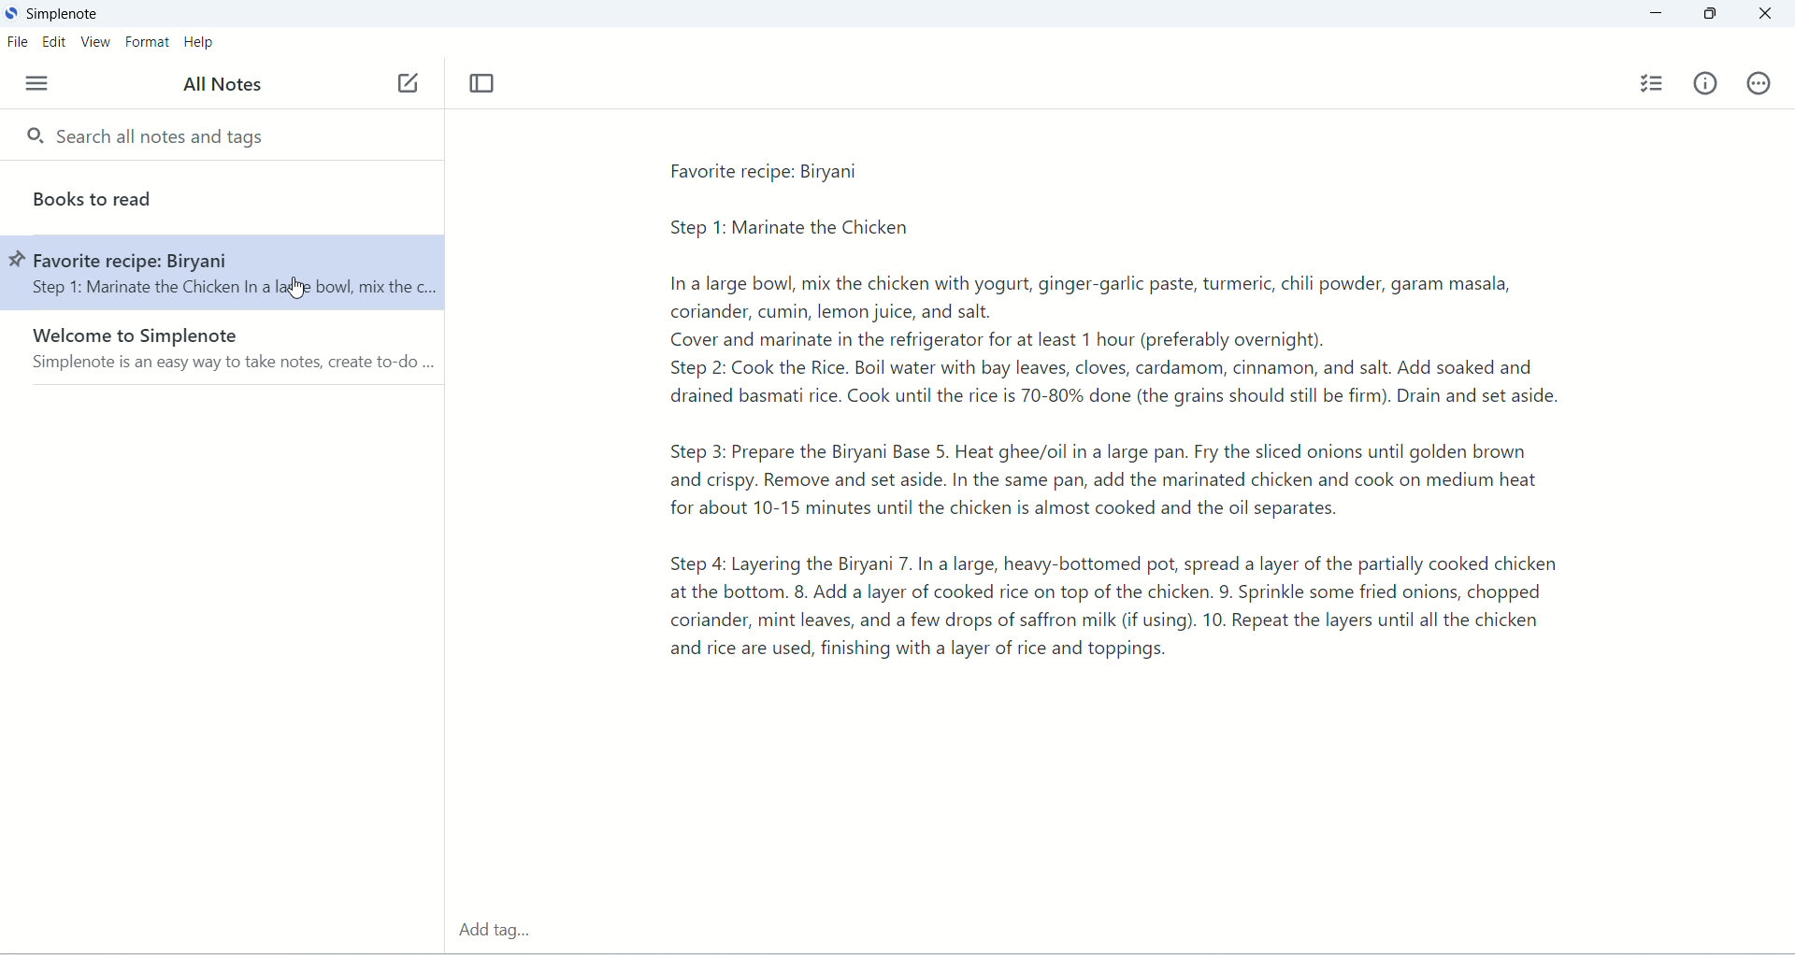 The height and width of the screenshot is (955, 1795). What do you see at coordinates (1759, 83) in the screenshot?
I see `actions` at bounding box center [1759, 83].